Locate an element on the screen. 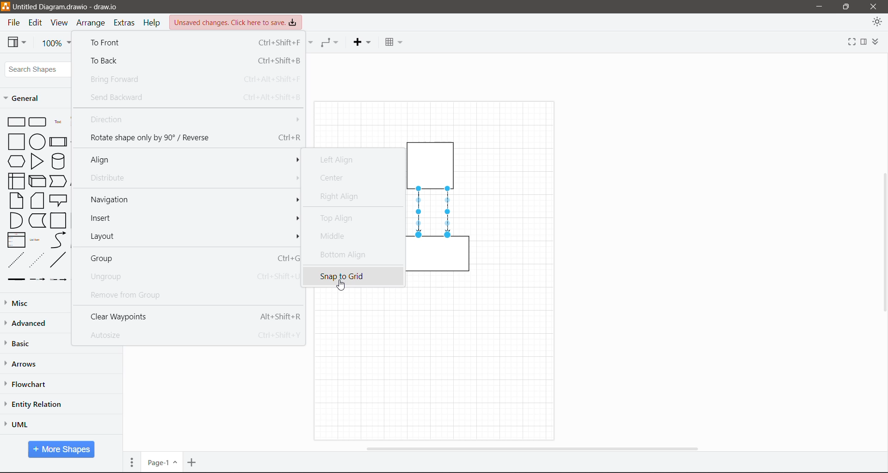 Image resolution: width=888 pixels, height=473 pixels. Search Shapes is located at coordinates (39, 69).